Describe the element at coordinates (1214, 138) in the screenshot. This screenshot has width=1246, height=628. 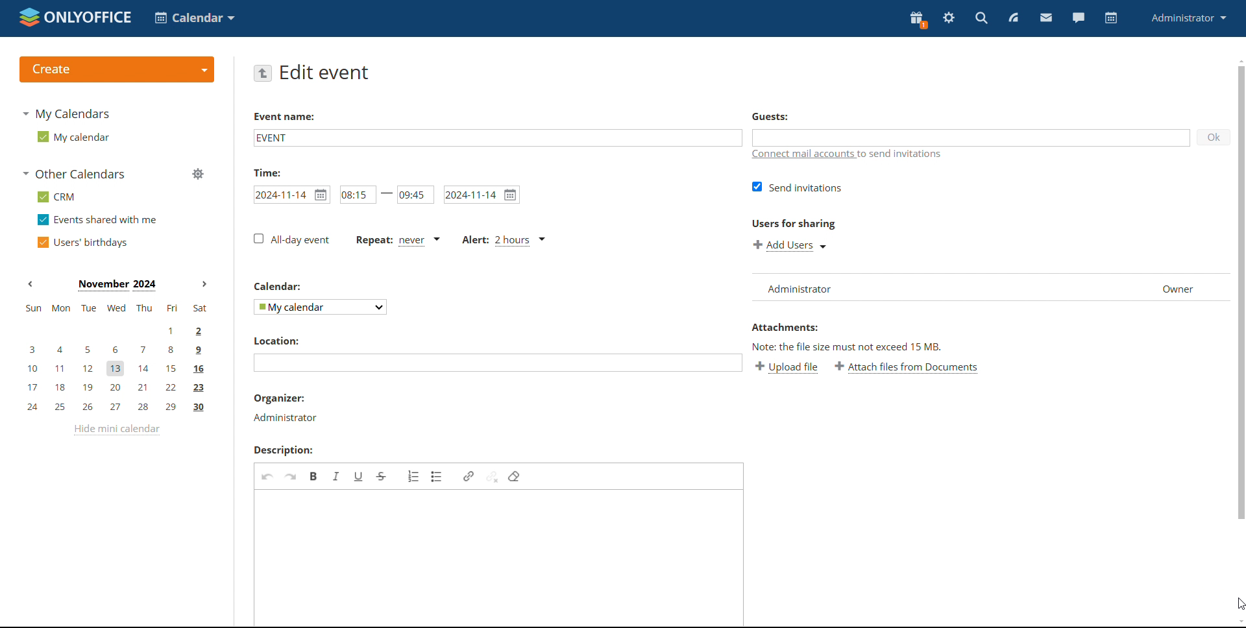
I see `ok` at that location.